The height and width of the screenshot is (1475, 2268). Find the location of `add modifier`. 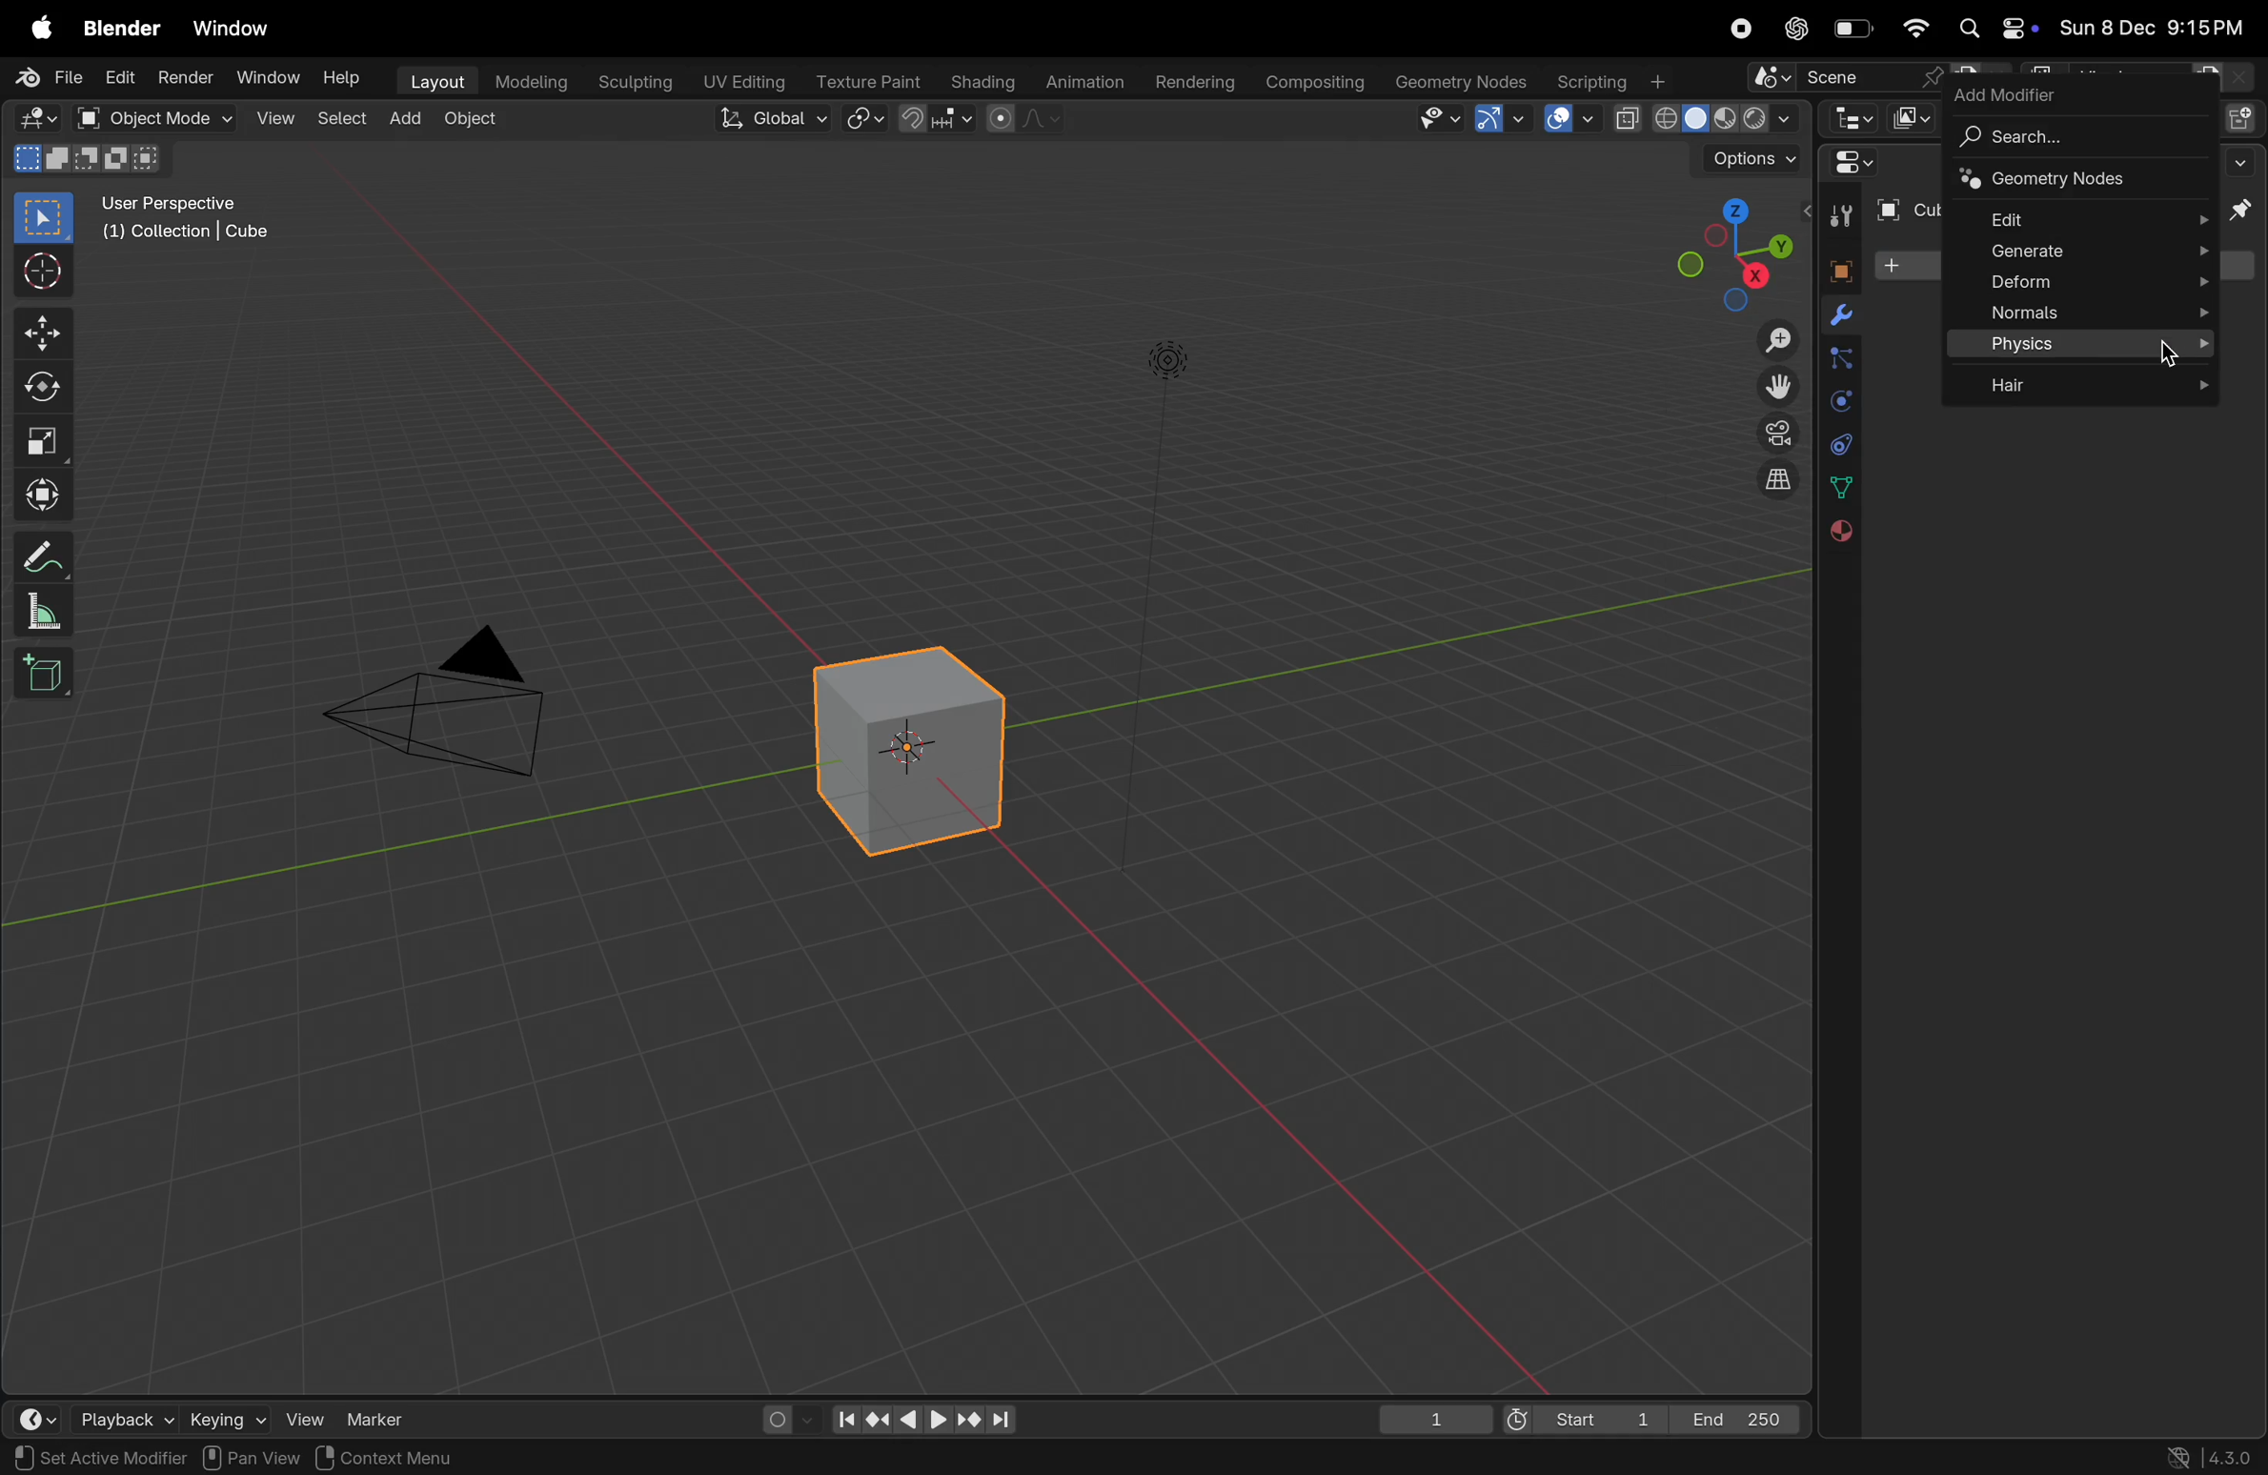

add modifier is located at coordinates (2012, 93).